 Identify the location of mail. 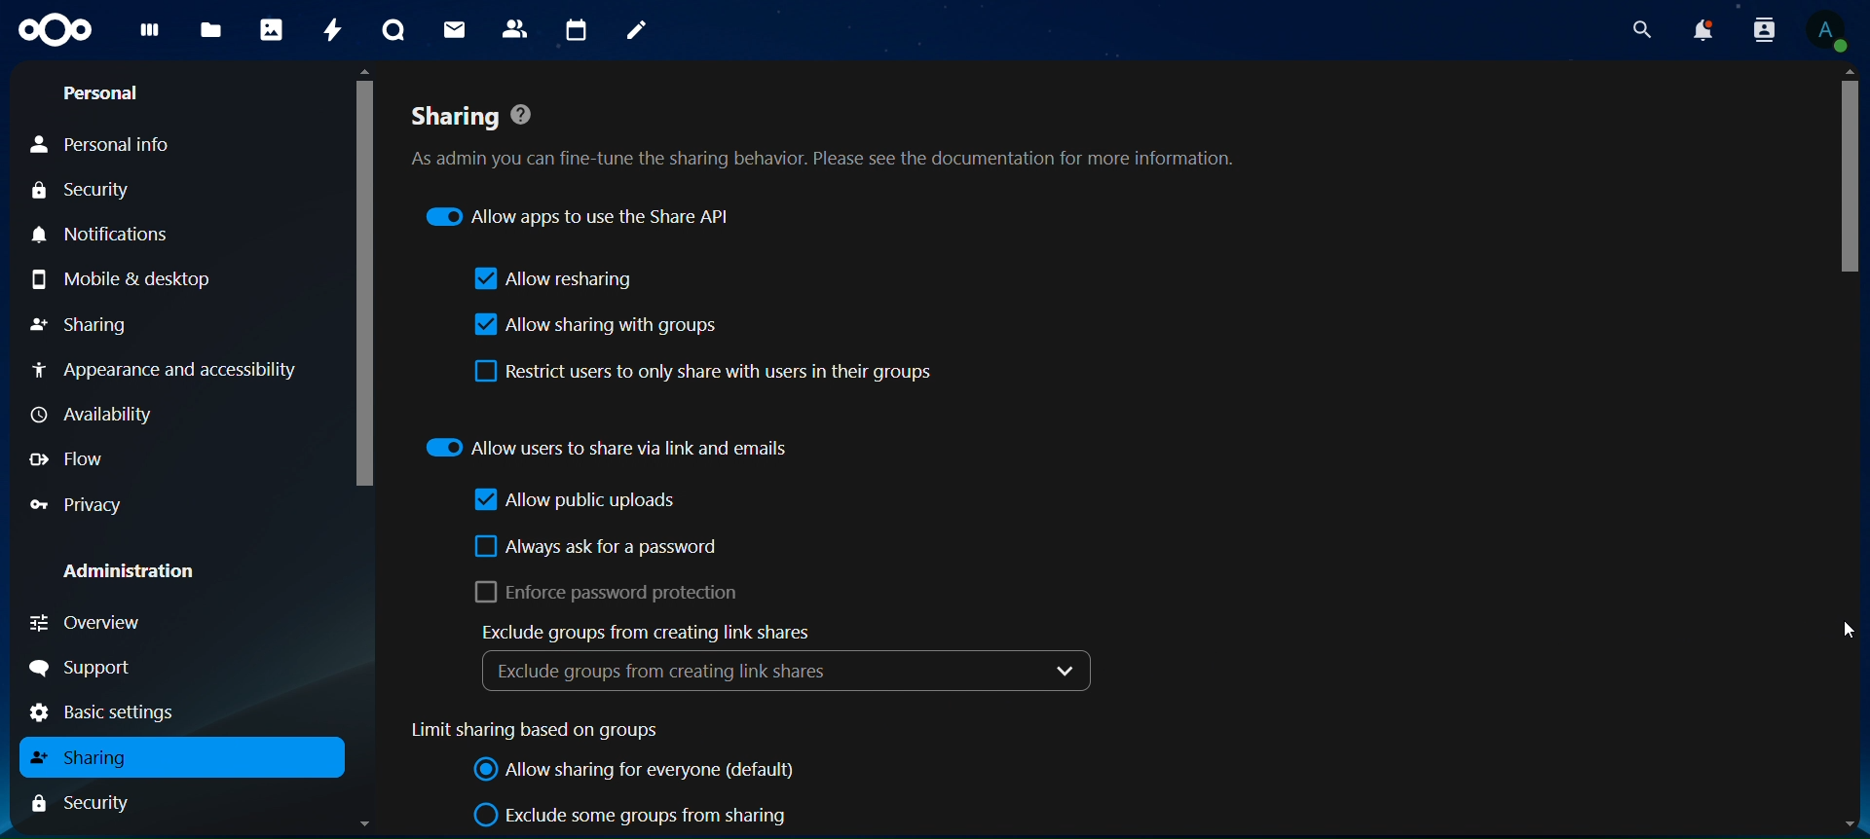
(457, 30).